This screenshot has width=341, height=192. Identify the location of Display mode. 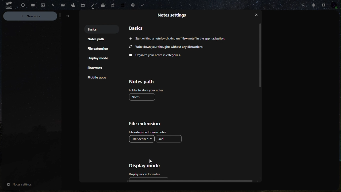
(145, 170).